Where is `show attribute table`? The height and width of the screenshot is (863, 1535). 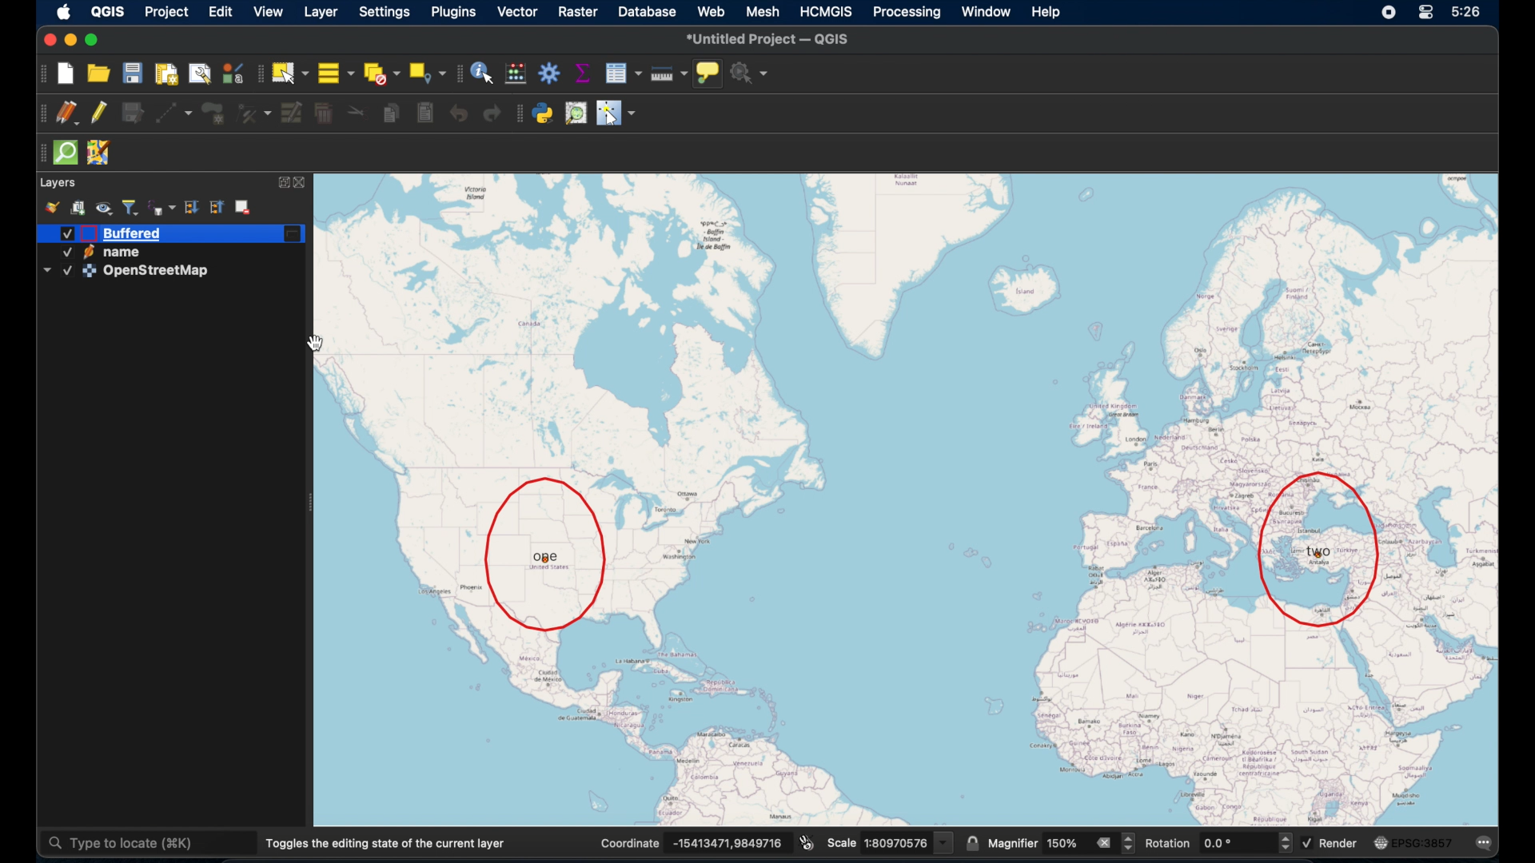 show attribute table is located at coordinates (625, 73).